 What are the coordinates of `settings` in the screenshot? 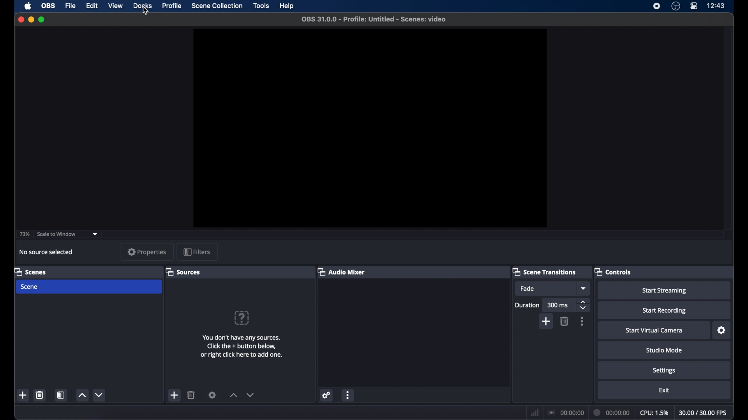 It's located at (722, 330).